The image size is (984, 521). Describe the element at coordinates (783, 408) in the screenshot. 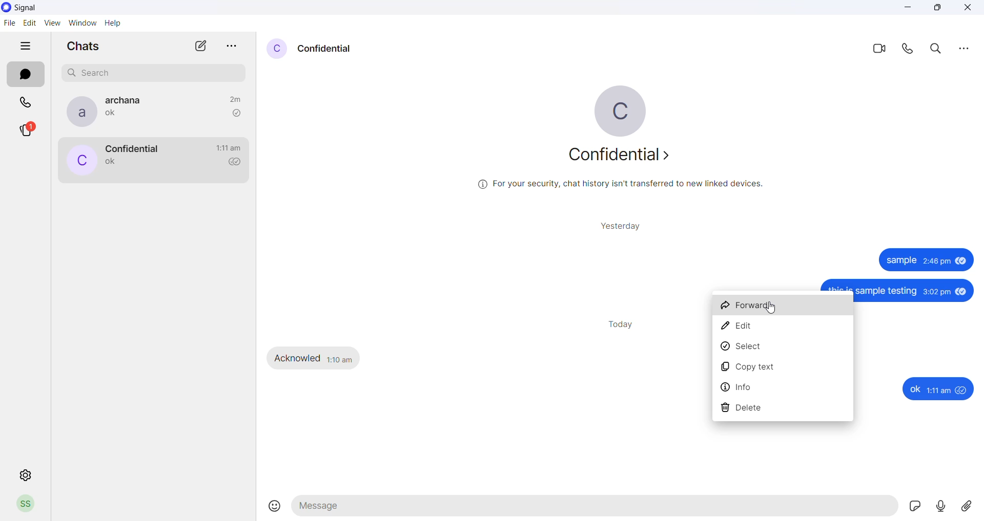

I see `delete` at that location.